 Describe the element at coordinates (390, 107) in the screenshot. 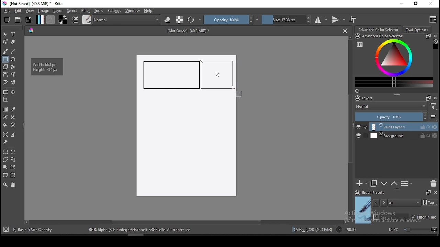

I see `blending mode` at that location.